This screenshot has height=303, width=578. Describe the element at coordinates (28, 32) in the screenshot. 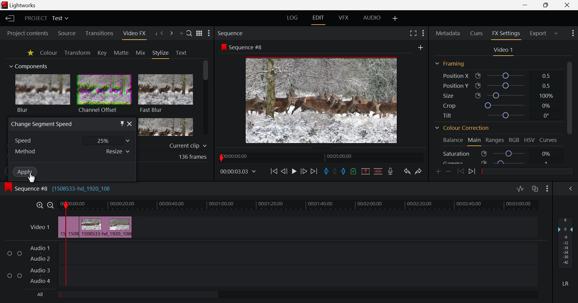

I see `Project contents` at that location.